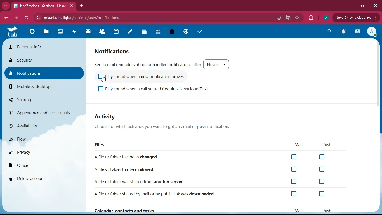 This screenshot has height=215, width=382. What do you see at coordinates (117, 51) in the screenshot?
I see `notification` at bounding box center [117, 51].